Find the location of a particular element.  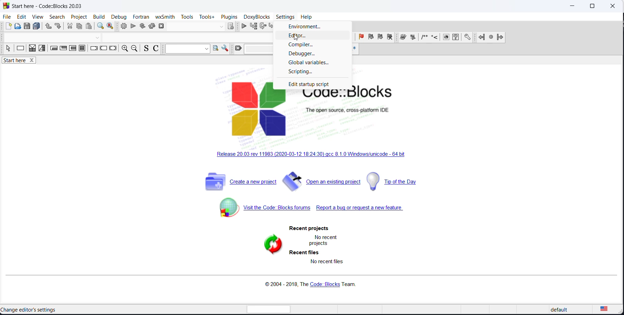

tools is located at coordinates (187, 17).